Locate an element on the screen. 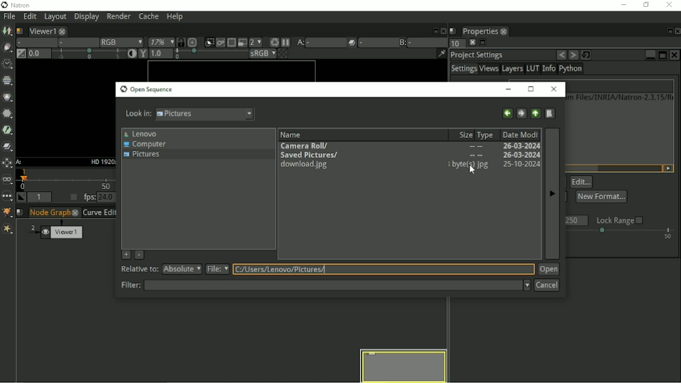 This screenshot has height=383, width=681. Auto contrast is located at coordinates (129, 54).